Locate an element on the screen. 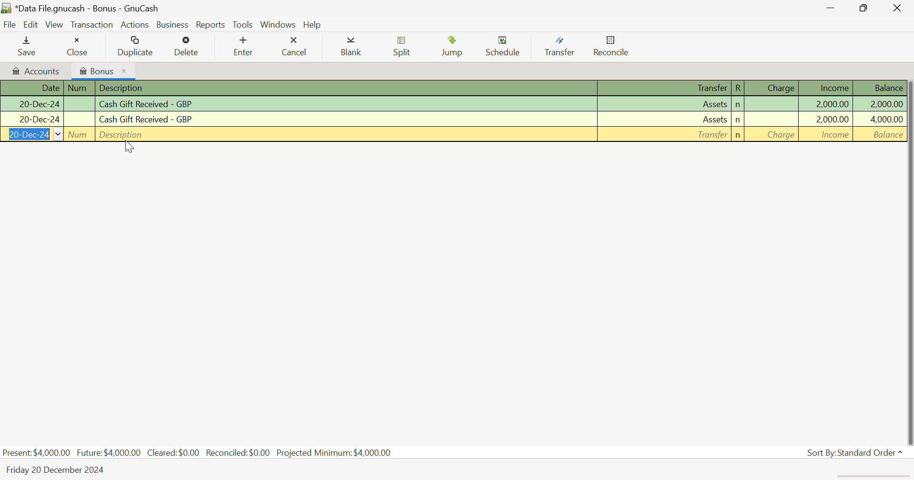 The width and height of the screenshot is (914, 480). View is located at coordinates (55, 24).